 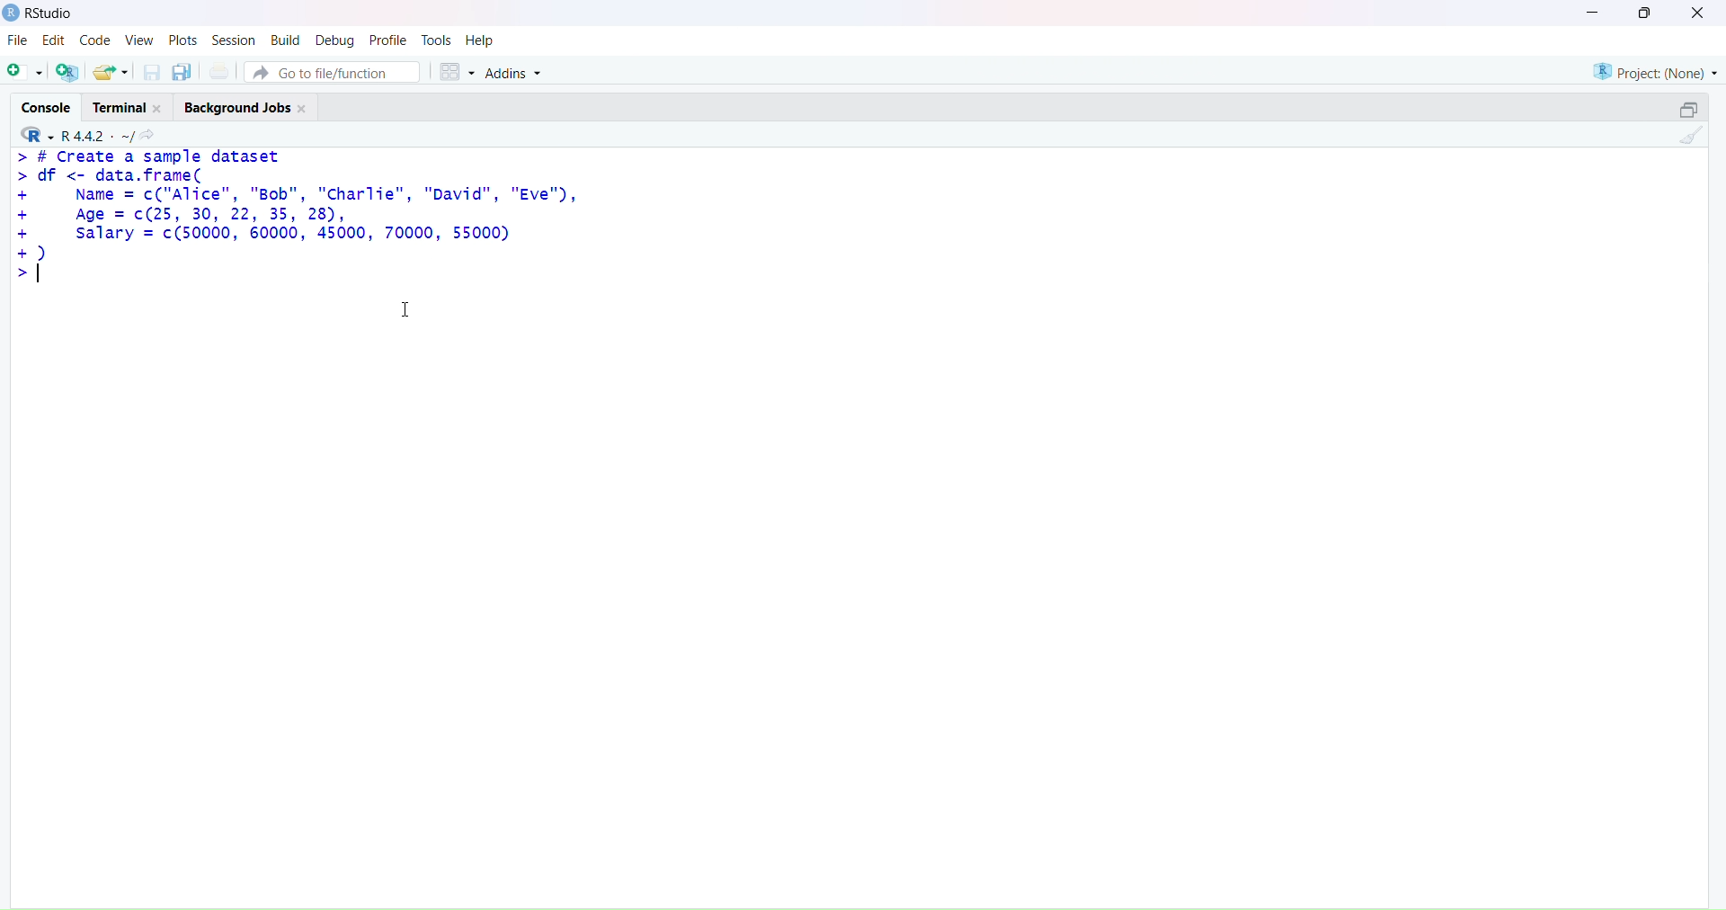 I want to click on print the current file, so click(x=219, y=70).